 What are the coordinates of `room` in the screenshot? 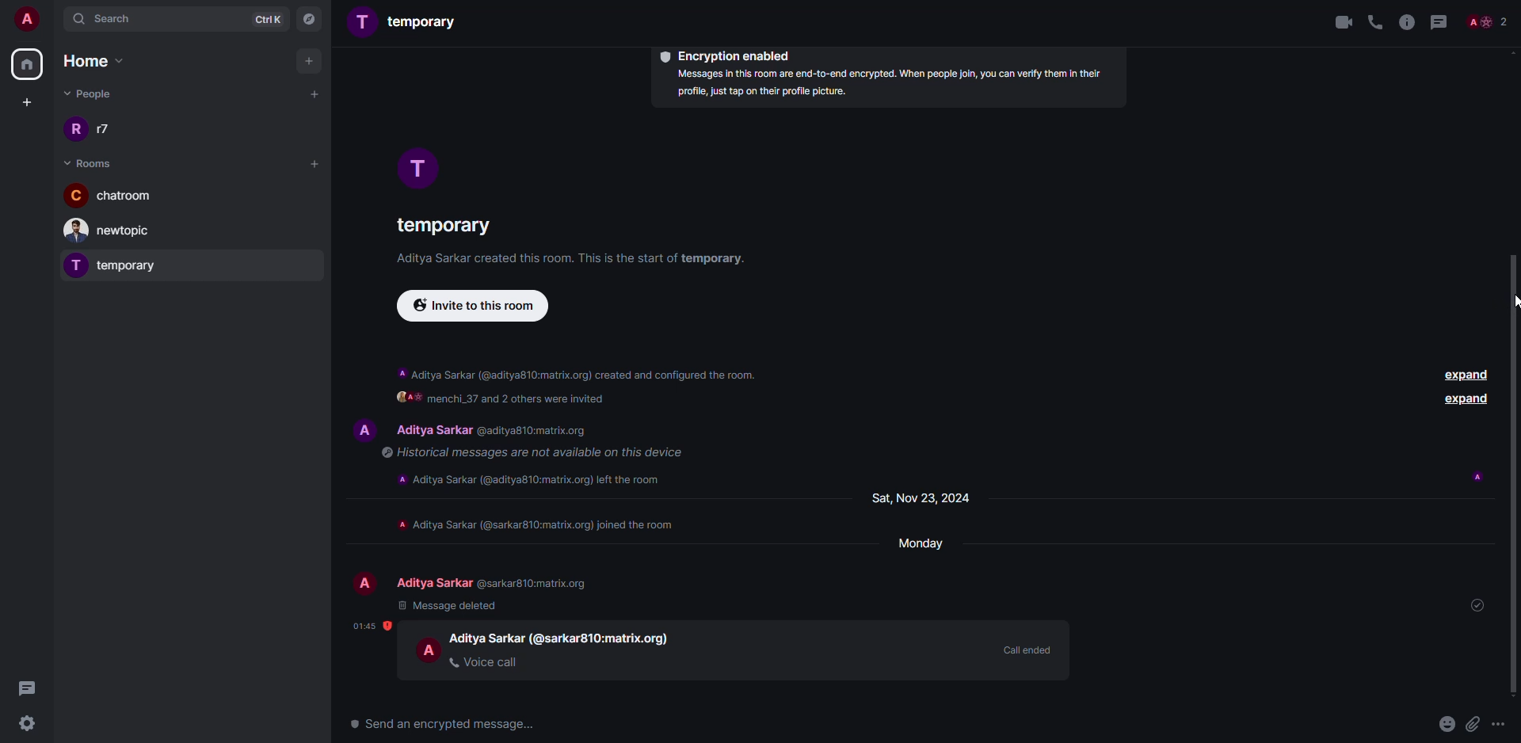 It's located at (111, 194).